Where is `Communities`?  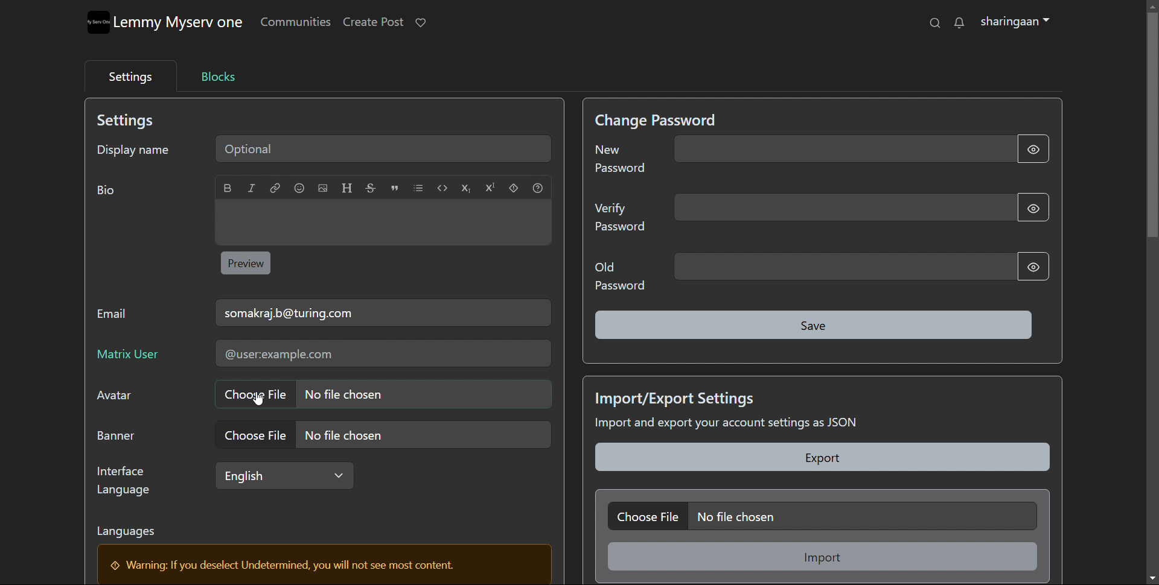
Communities is located at coordinates (296, 24).